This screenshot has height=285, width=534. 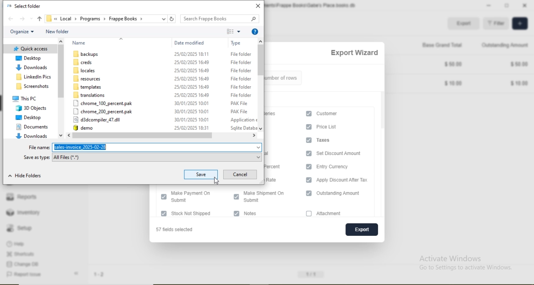 What do you see at coordinates (100, 120) in the screenshot?
I see `d3dcompiler 47 dll` at bounding box center [100, 120].